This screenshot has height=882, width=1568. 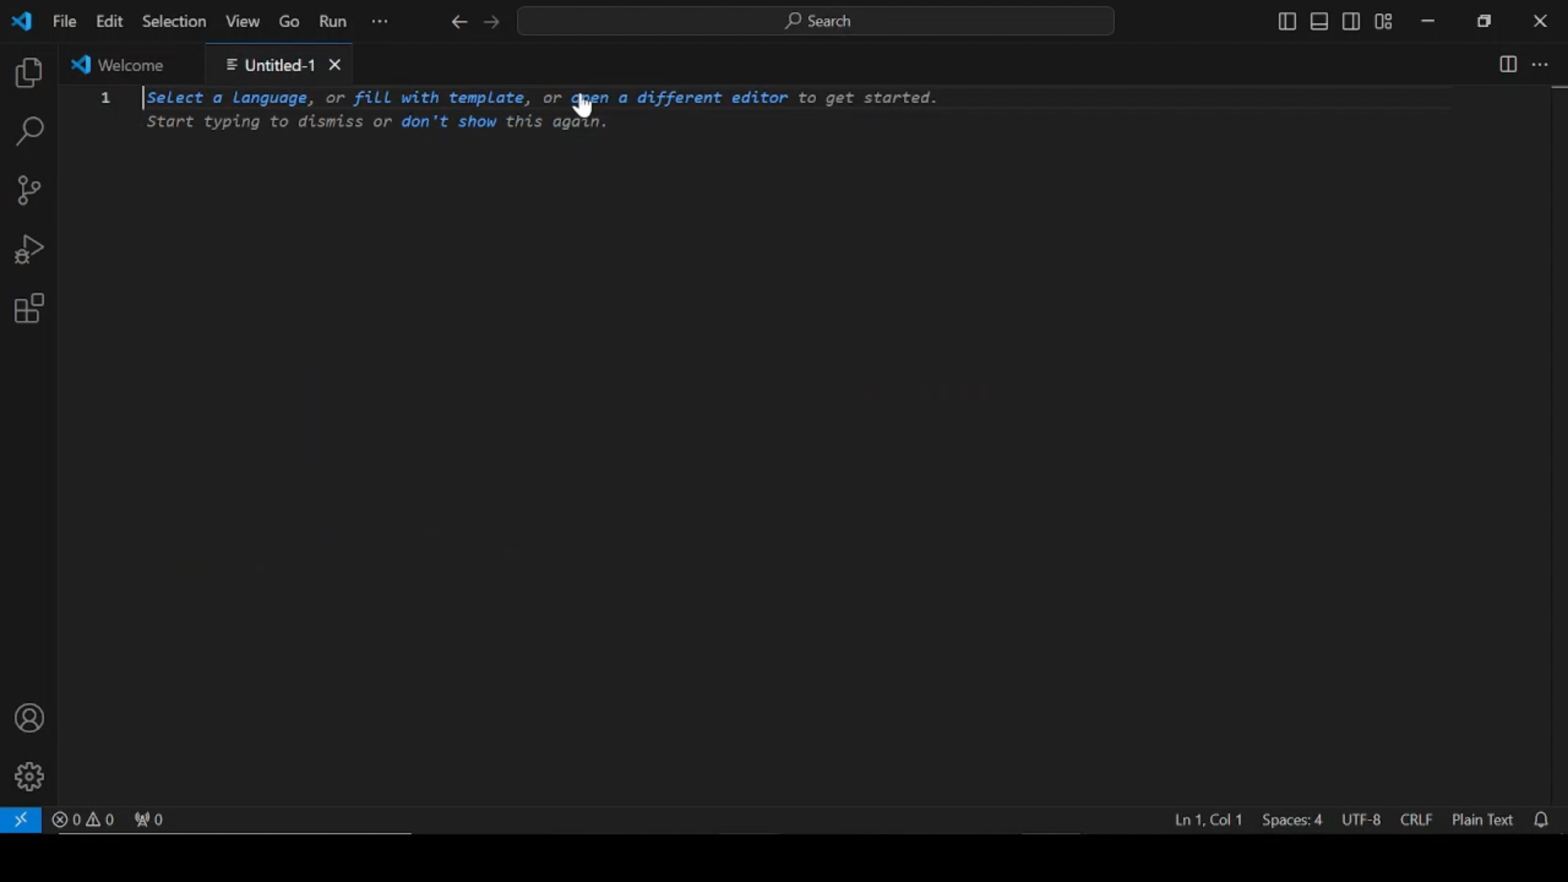 I want to click on run, so click(x=333, y=24).